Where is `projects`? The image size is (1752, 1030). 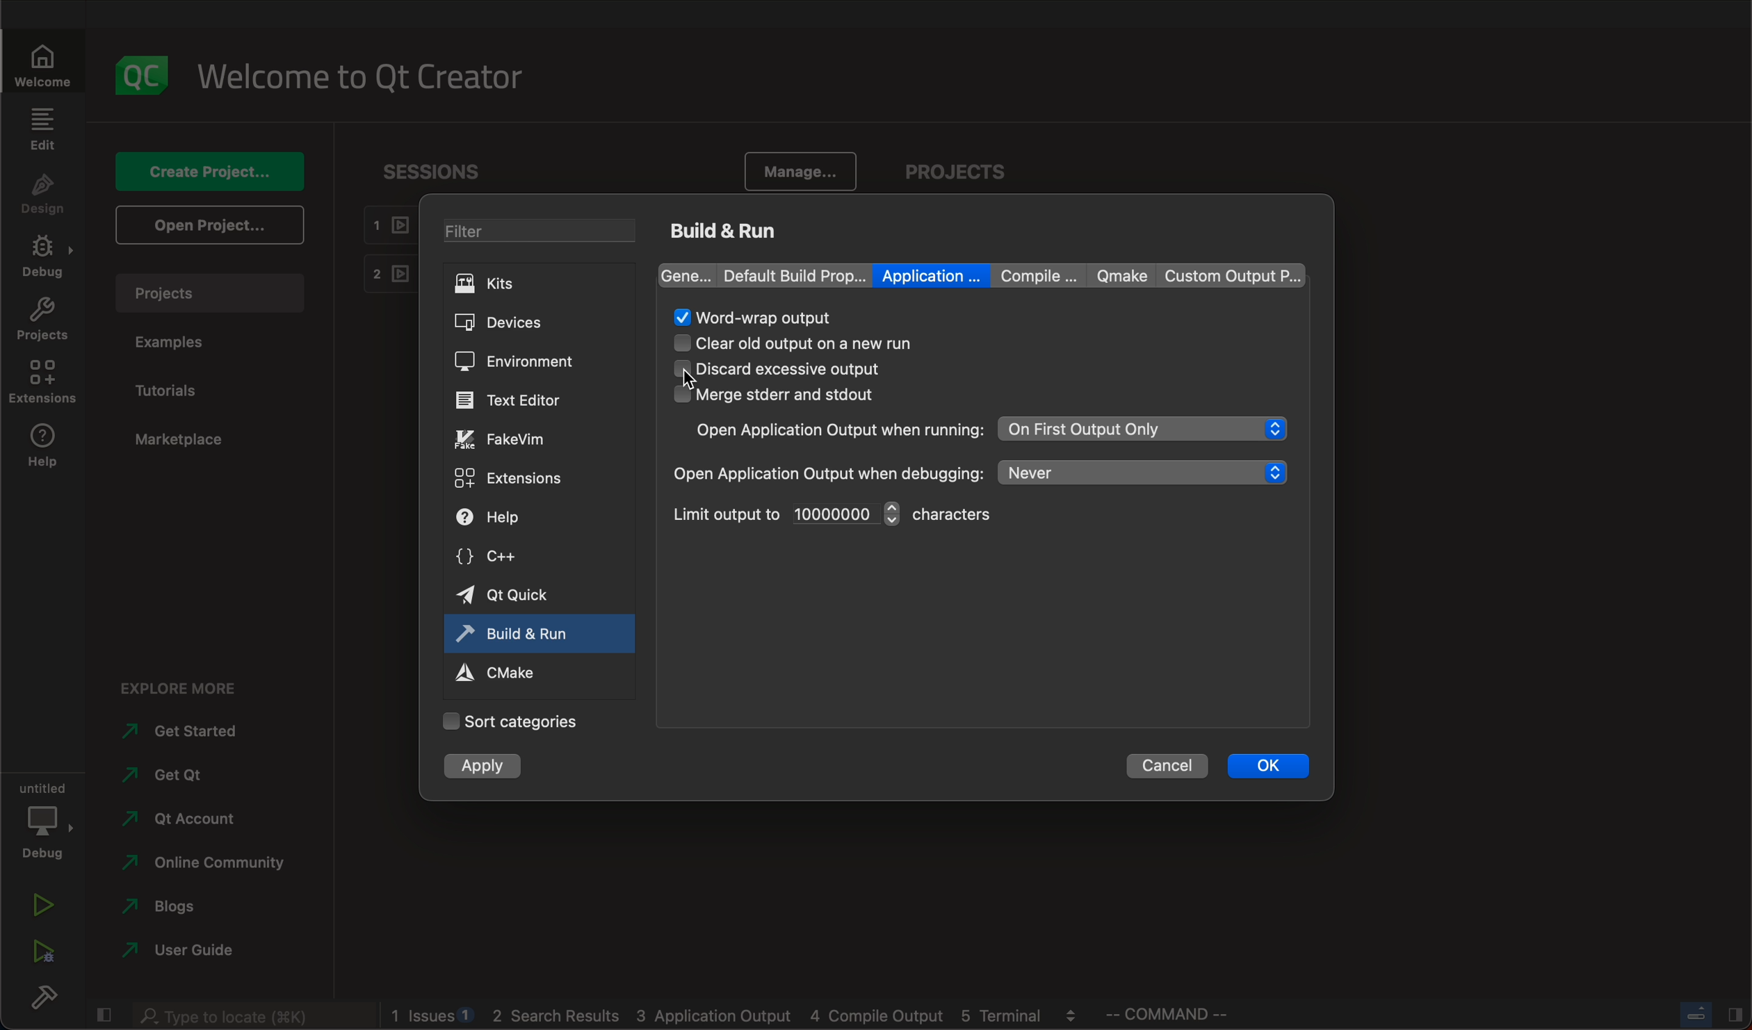 projects is located at coordinates (955, 160).